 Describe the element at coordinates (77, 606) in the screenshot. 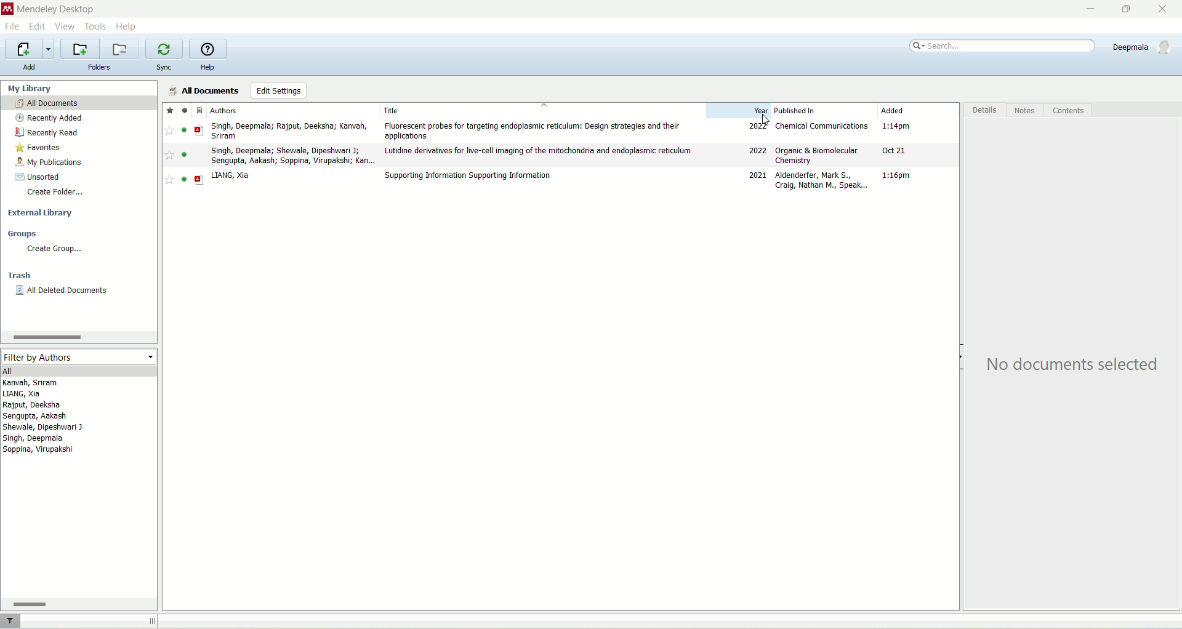

I see `scroll bar` at that location.